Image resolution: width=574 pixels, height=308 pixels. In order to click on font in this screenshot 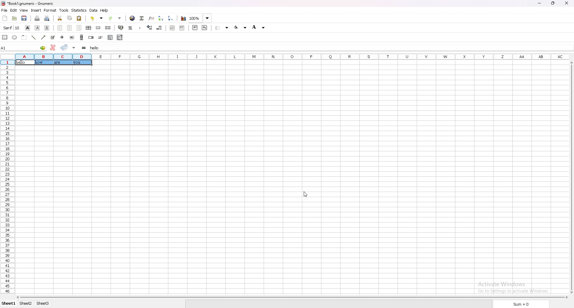, I will do `click(12, 28)`.